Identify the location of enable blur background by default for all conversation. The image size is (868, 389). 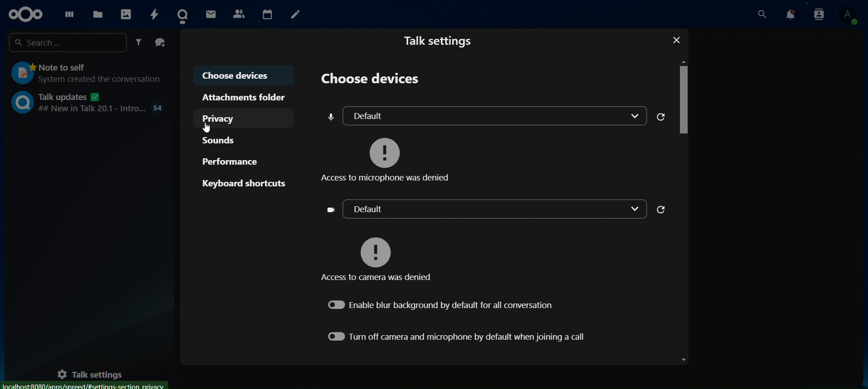
(443, 304).